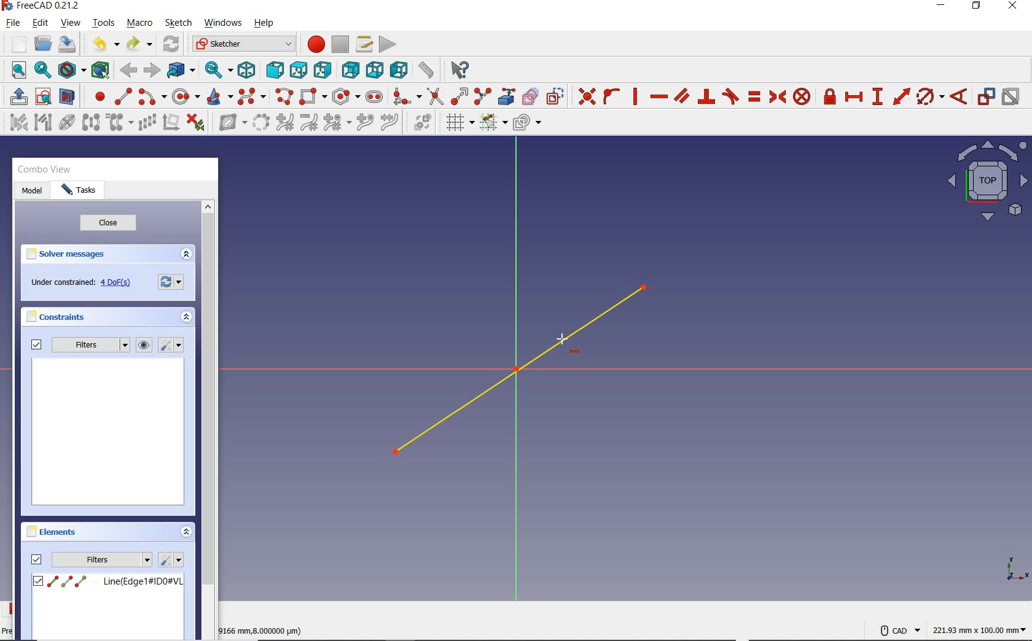  Describe the element at coordinates (522, 371) in the screenshot. I see `basic shape: line` at that location.